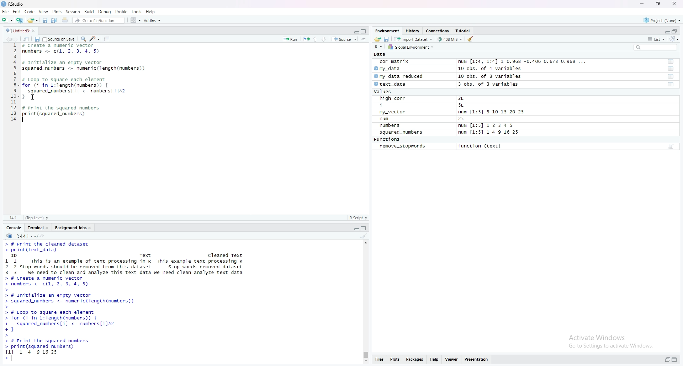 The image size is (683, 366). I want to click on Addins, so click(152, 20).